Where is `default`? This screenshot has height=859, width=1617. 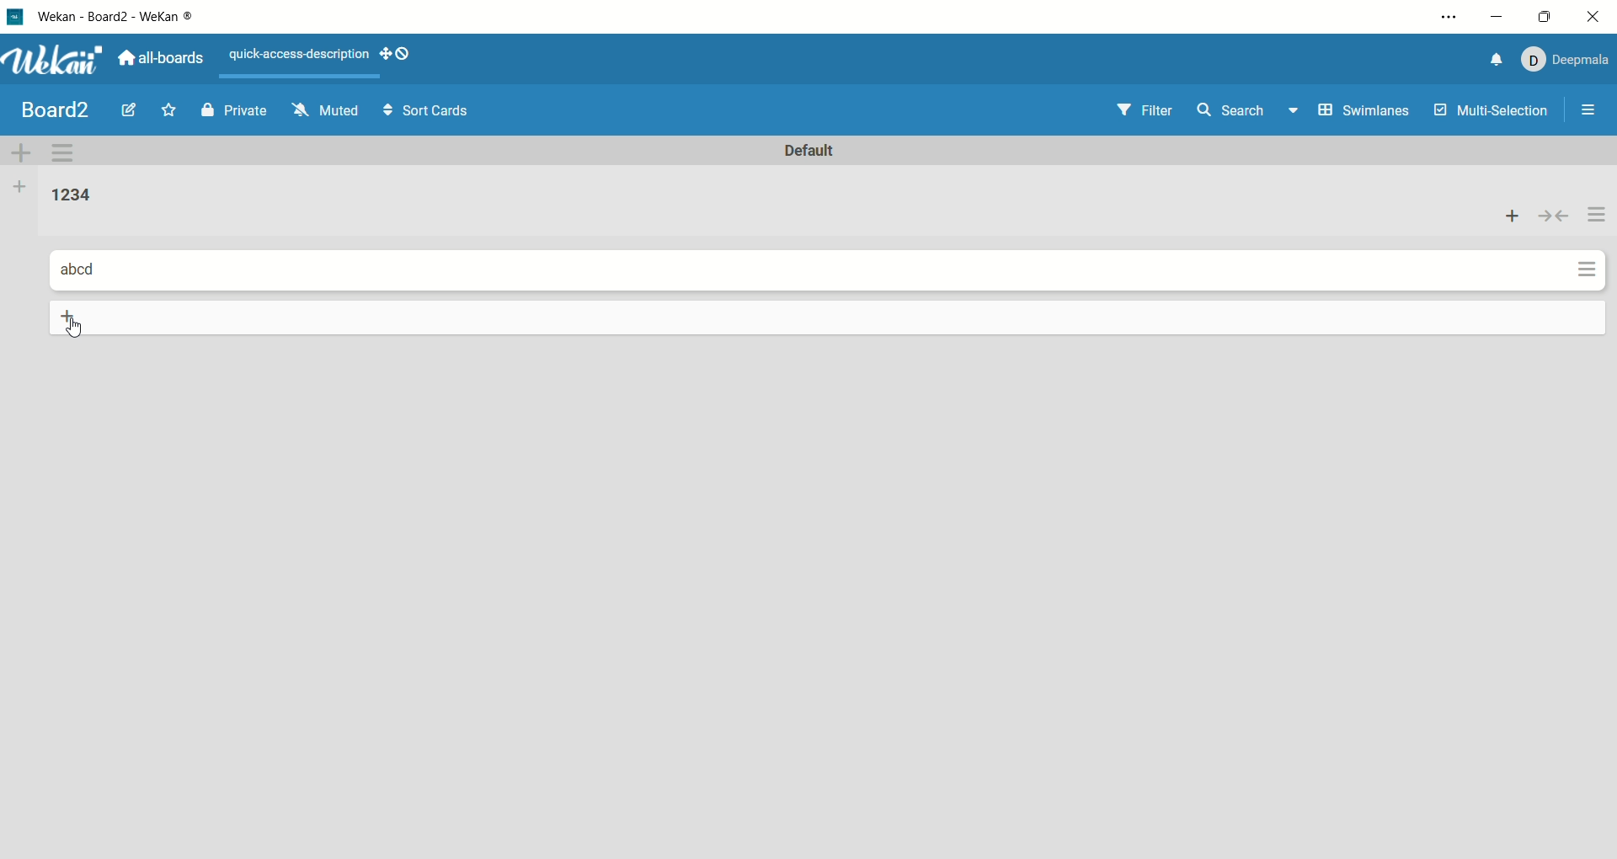 default is located at coordinates (808, 148).